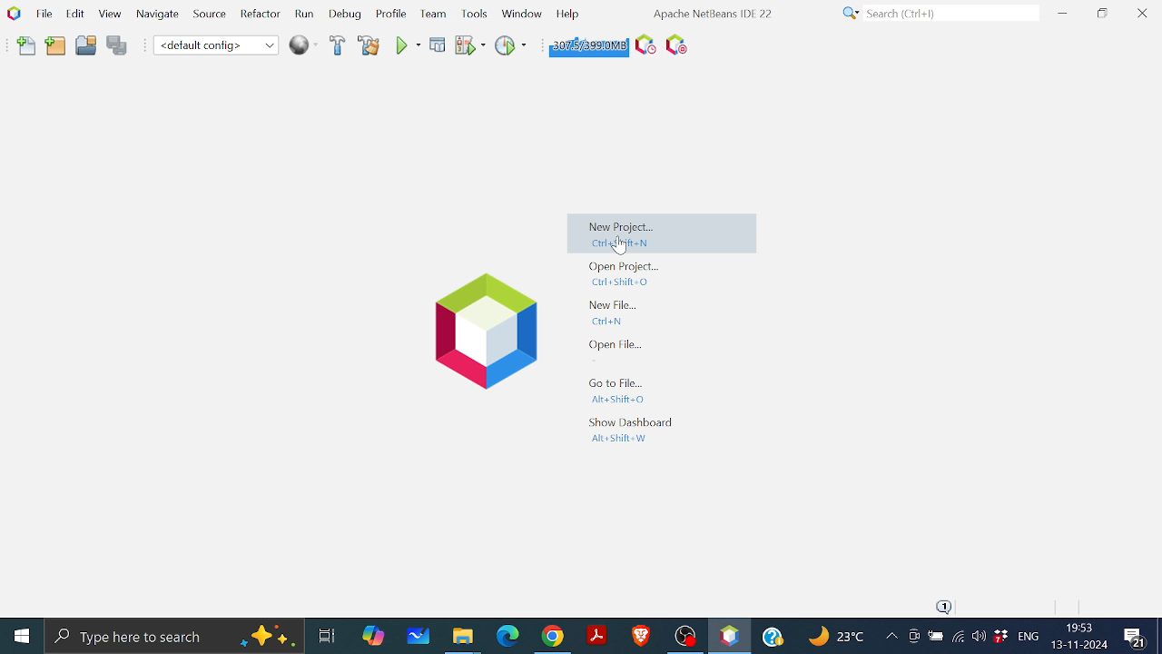 This screenshot has width=1162, height=654. What do you see at coordinates (420, 635) in the screenshot?
I see `White board` at bounding box center [420, 635].